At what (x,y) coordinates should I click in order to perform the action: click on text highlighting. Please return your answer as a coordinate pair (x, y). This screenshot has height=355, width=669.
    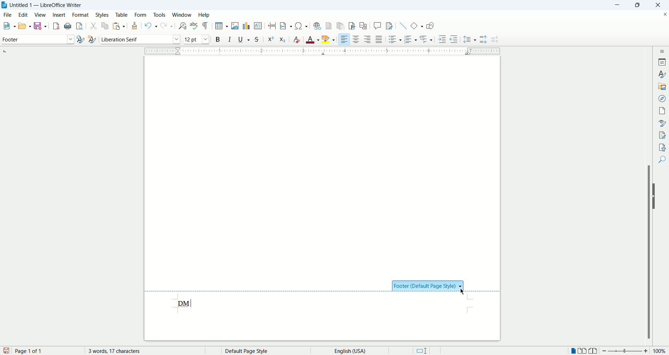
    Looking at the image, I should click on (329, 40).